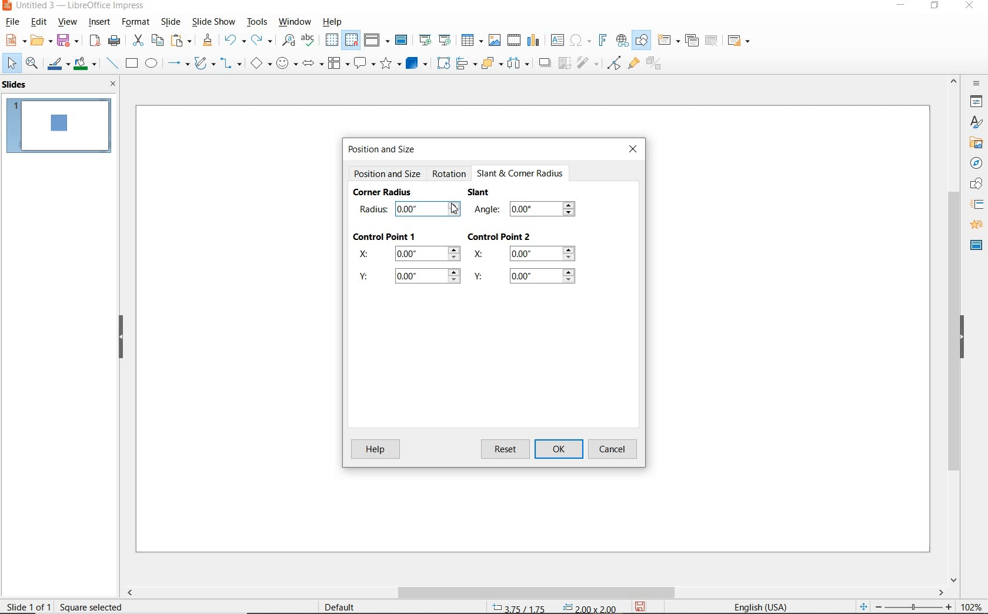 This screenshot has height=614, width=988. Describe the element at coordinates (976, 142) in the screenshot. I see `gallery` at that location.